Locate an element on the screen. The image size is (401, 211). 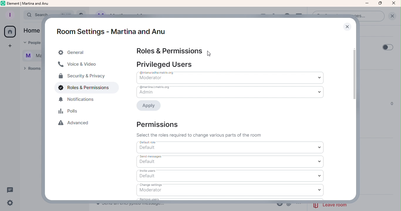
Notifications is located at coordinates (80, 101).